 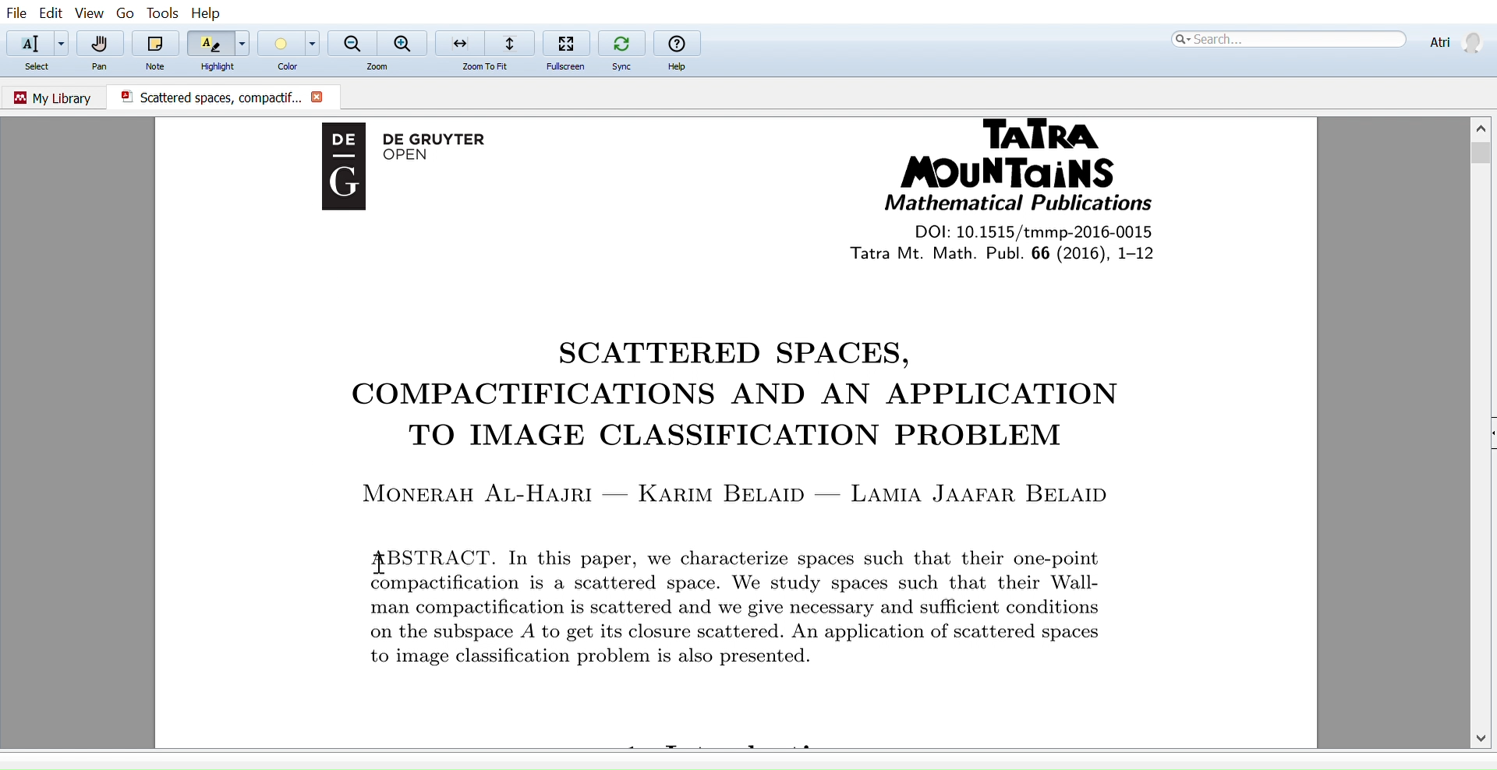 What do you see at coordinates (159, 12) in the screenshot?
I see `Tools` at bounding box center [159, 12].